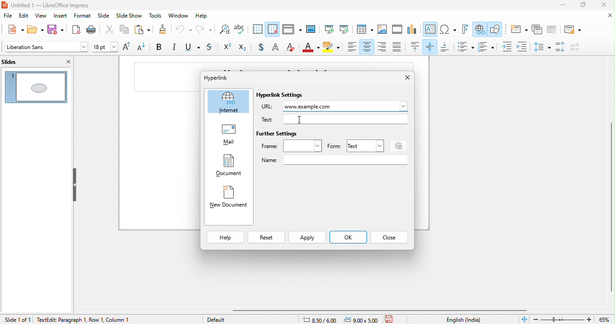  I want to click on increase paragraph spacing, so click(561, 47).